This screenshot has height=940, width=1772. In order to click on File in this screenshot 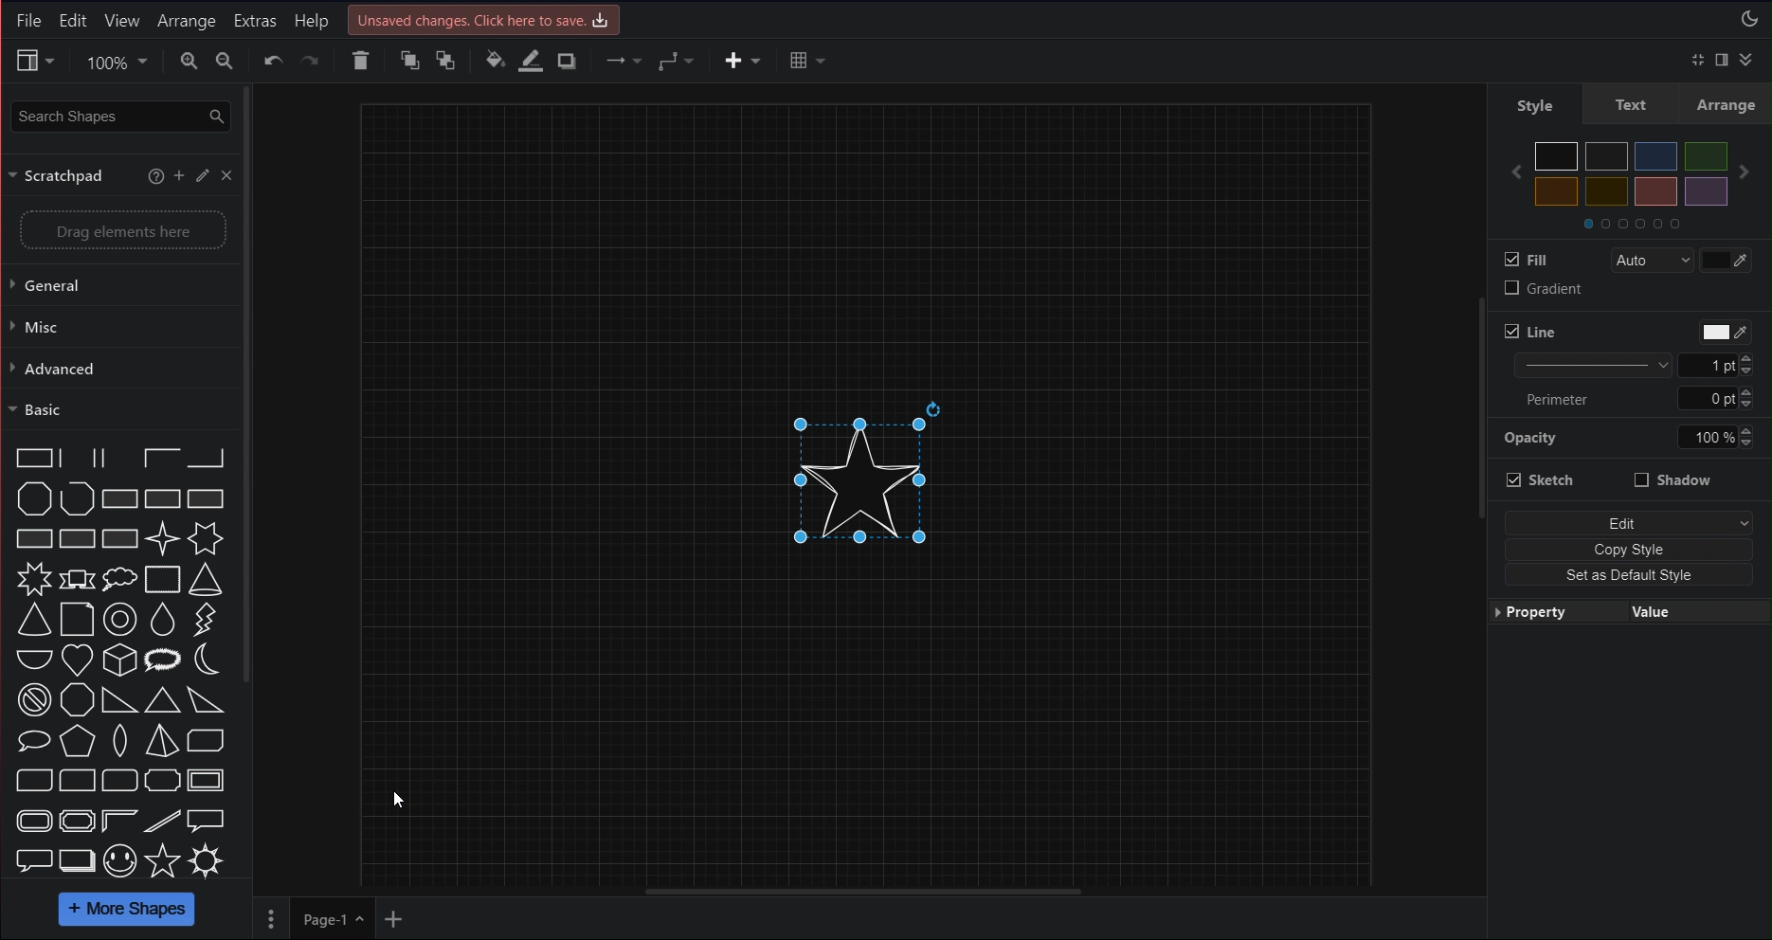, I will do `click(28, 21)`.